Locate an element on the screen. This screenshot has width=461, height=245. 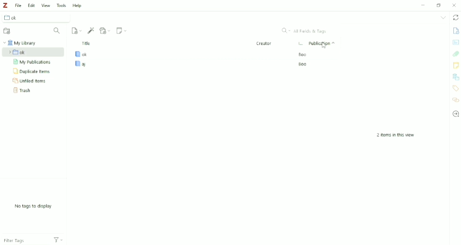
List all tabs is located at coordinates (443, 18).